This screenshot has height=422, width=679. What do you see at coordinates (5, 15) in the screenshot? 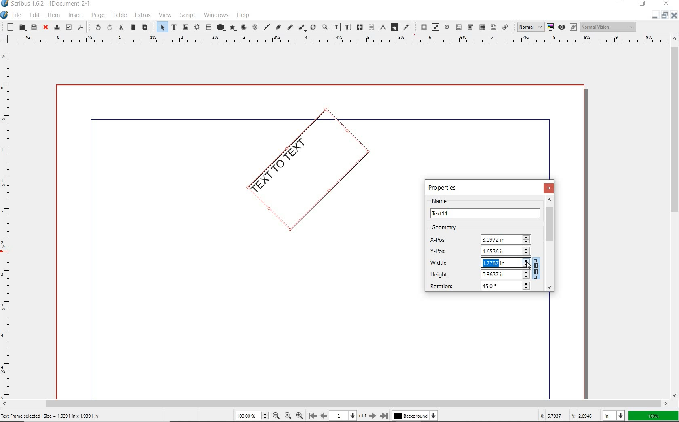
I see `system icon` at bounding box center [5, 15].